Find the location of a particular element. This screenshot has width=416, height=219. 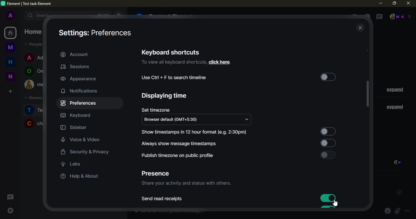

account is located at coordinates (75, 54).